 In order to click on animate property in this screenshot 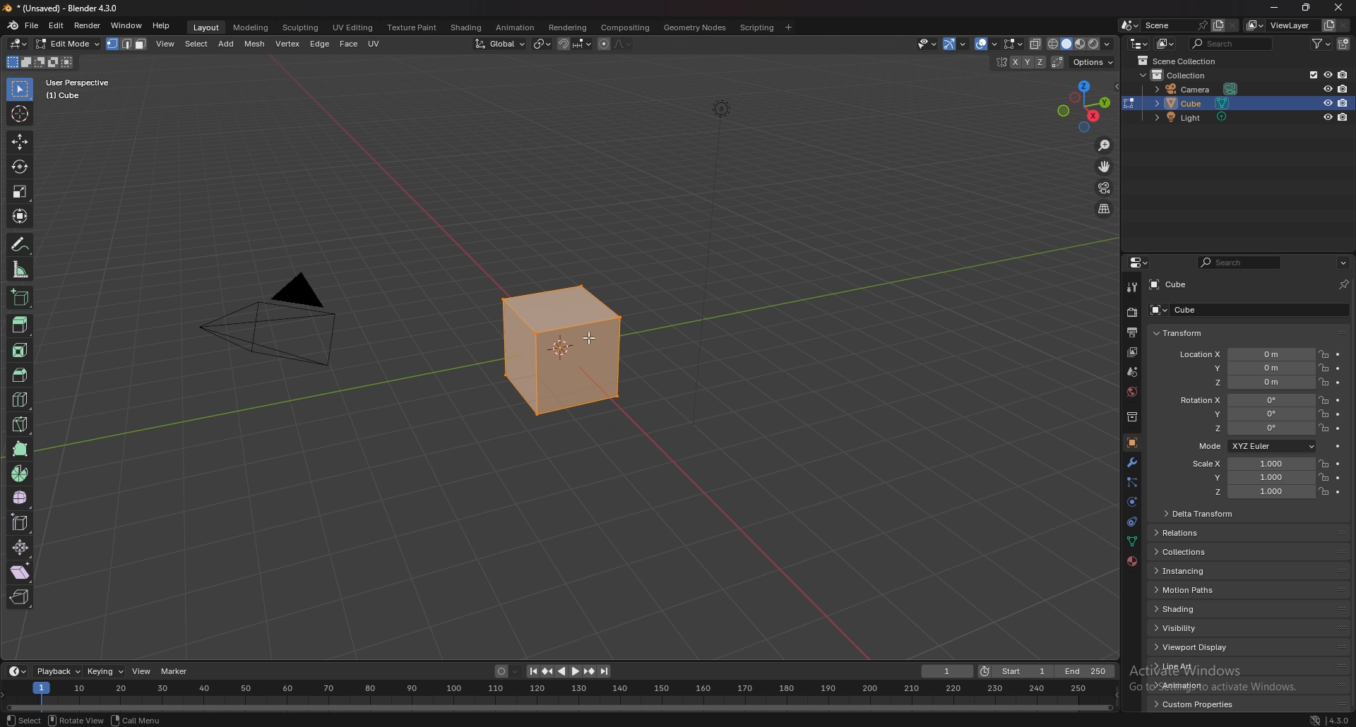, I will do `click(1339, 477)`.